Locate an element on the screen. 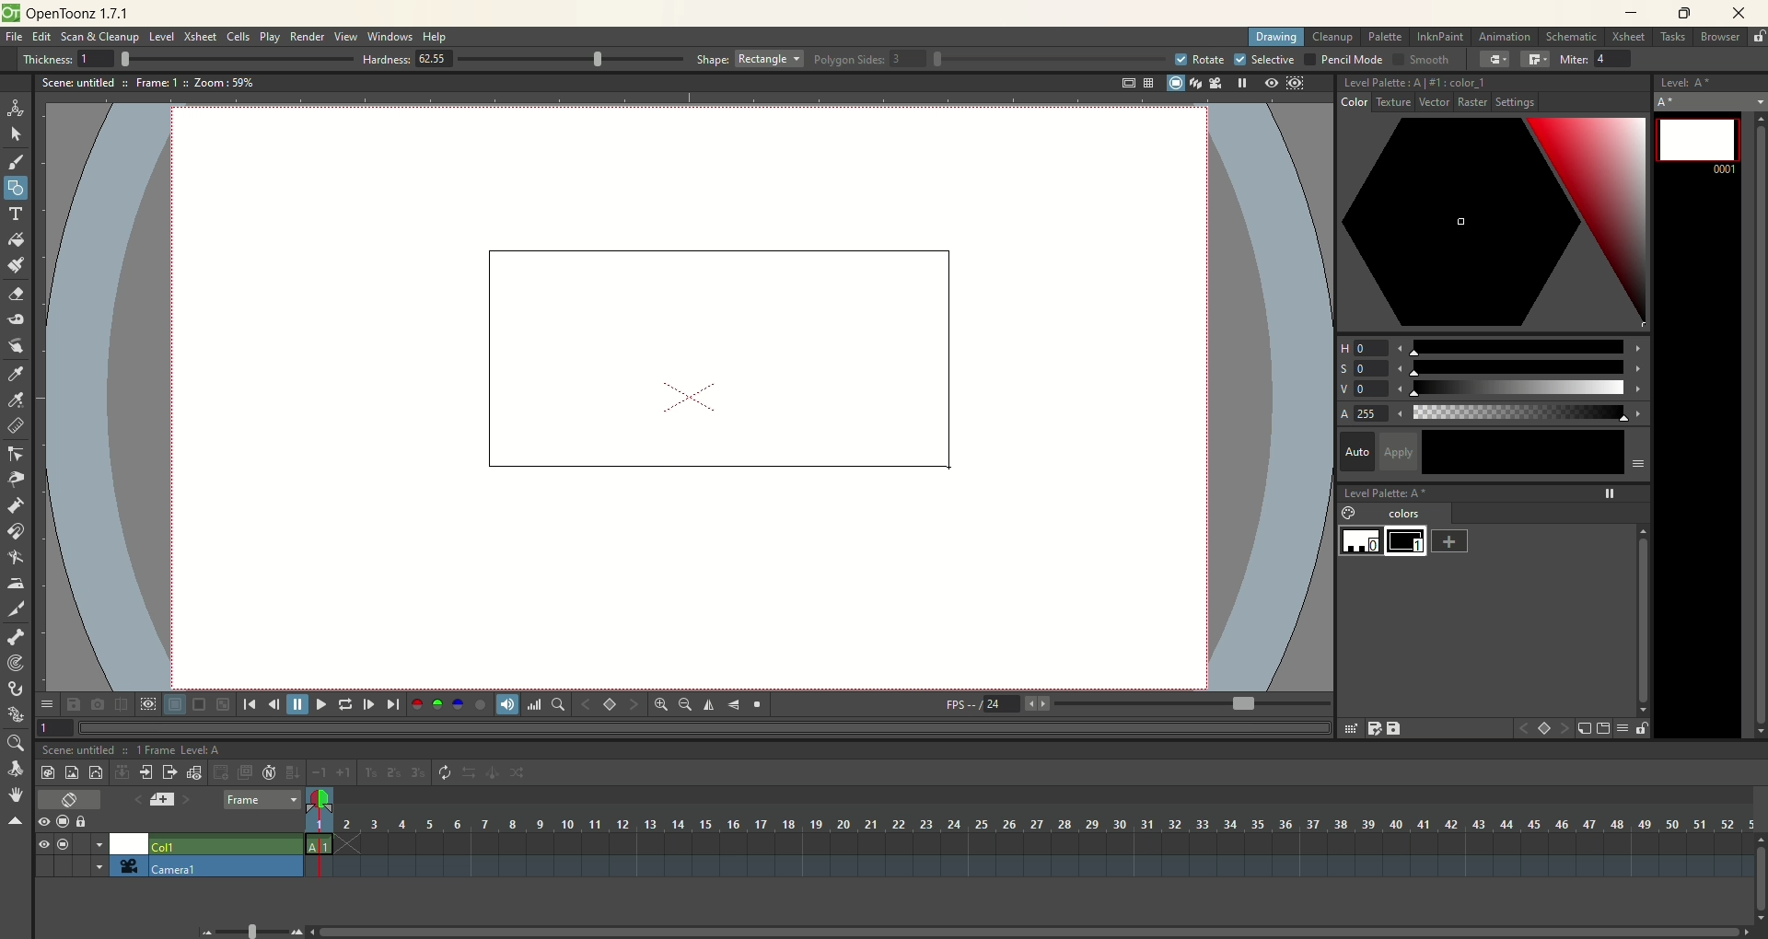 This screenshot has height=939, width=1768. colors is located at coordinates (1397, 515).